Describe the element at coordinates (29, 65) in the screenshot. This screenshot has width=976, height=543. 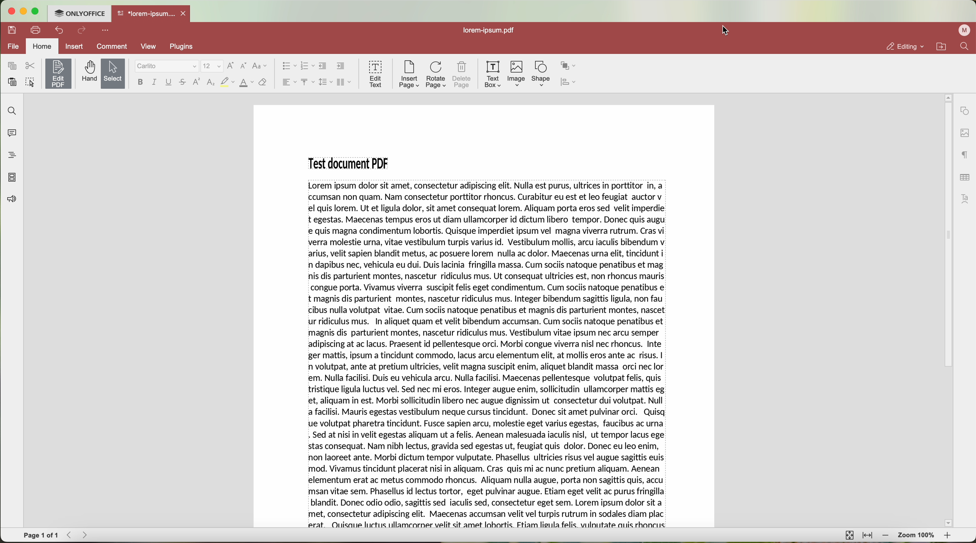
I see `cut` at that location.